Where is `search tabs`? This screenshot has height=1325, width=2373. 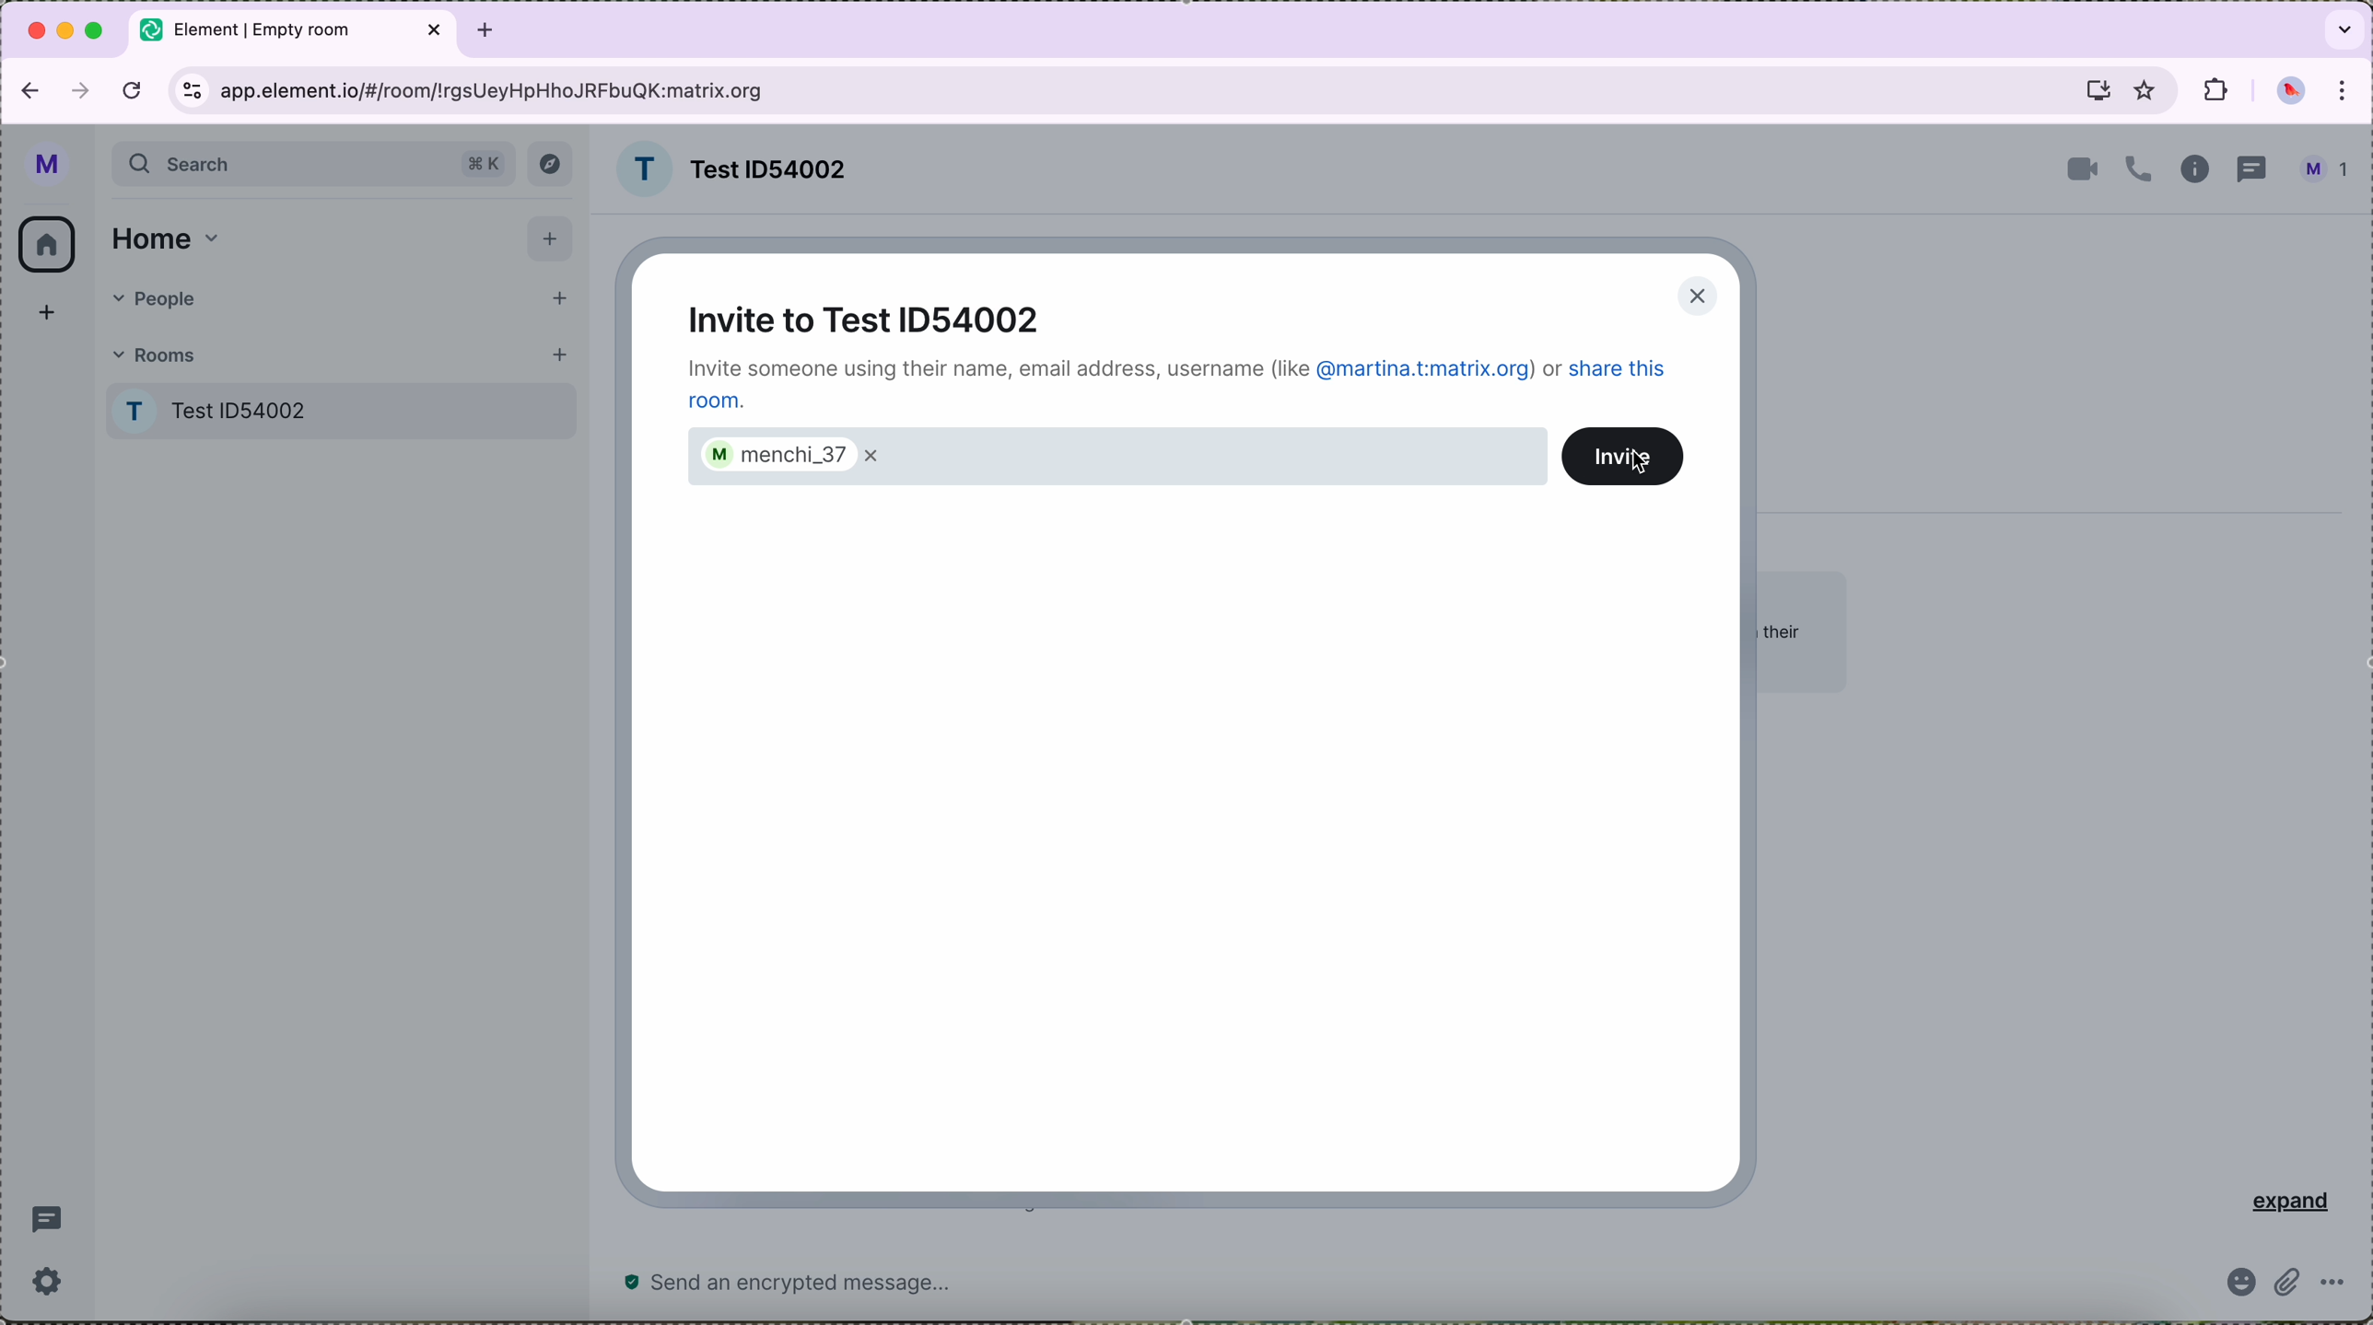
search tabs is located at coordinates (2339, 29).